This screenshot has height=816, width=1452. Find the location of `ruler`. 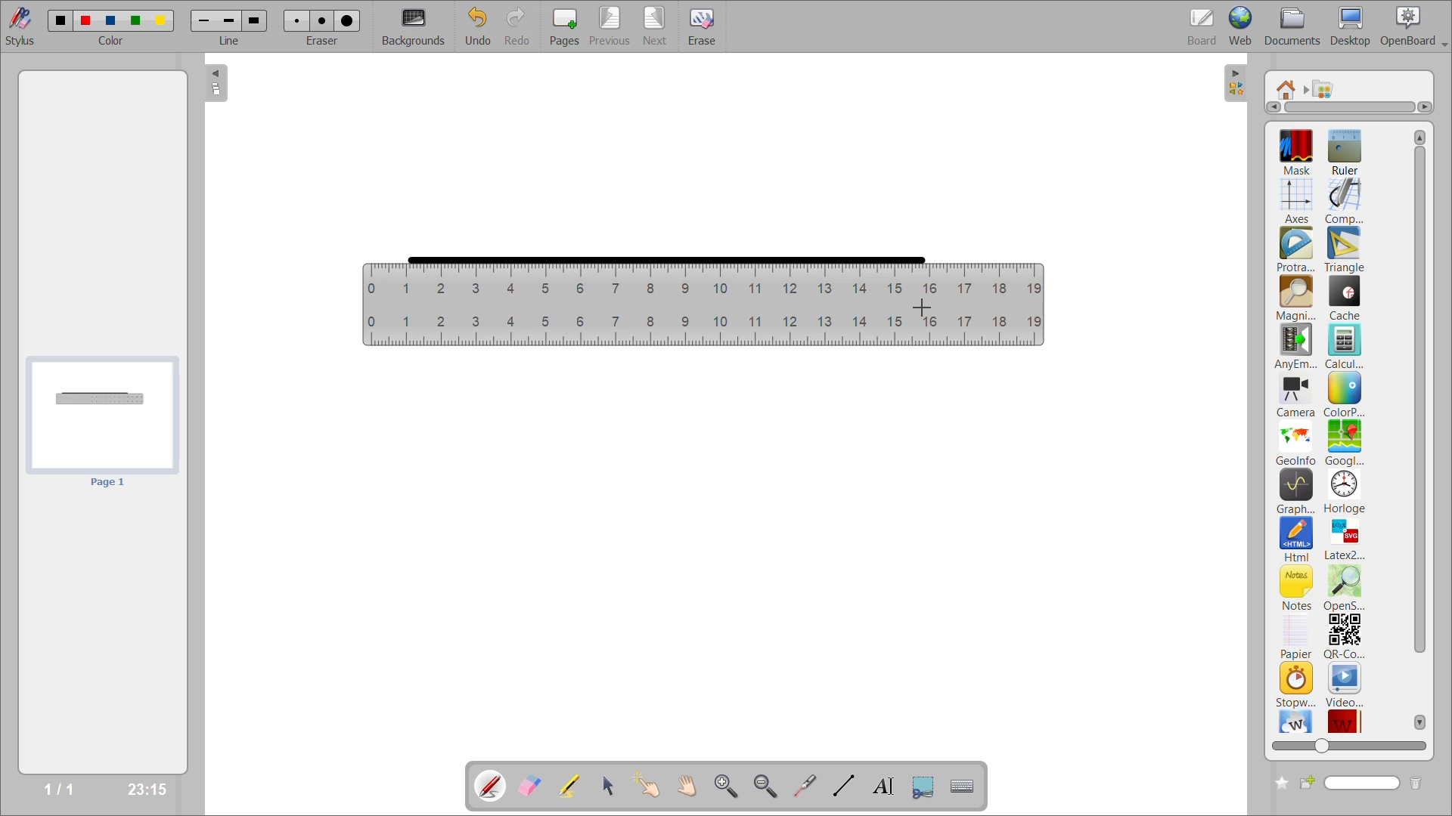

ruler is located at coordinates (1343, 150).